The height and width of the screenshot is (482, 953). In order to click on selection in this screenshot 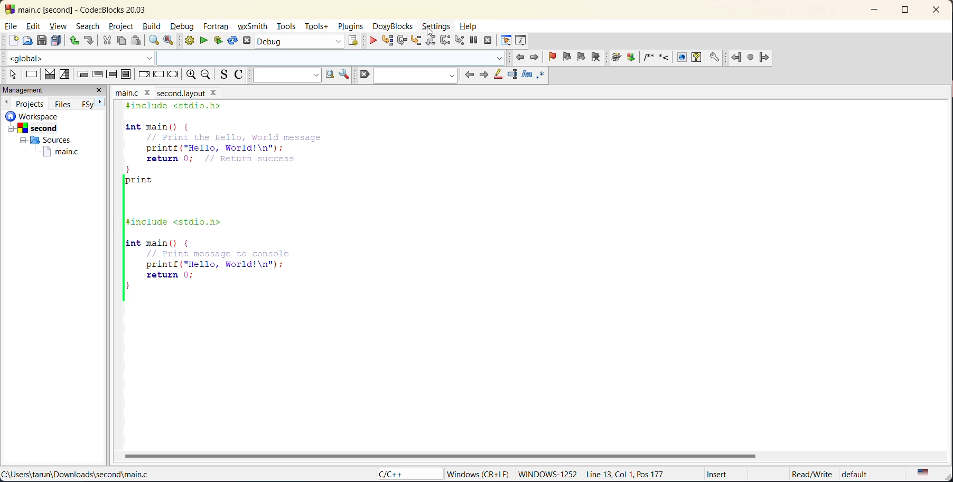, I will do `click(66, 74)`.